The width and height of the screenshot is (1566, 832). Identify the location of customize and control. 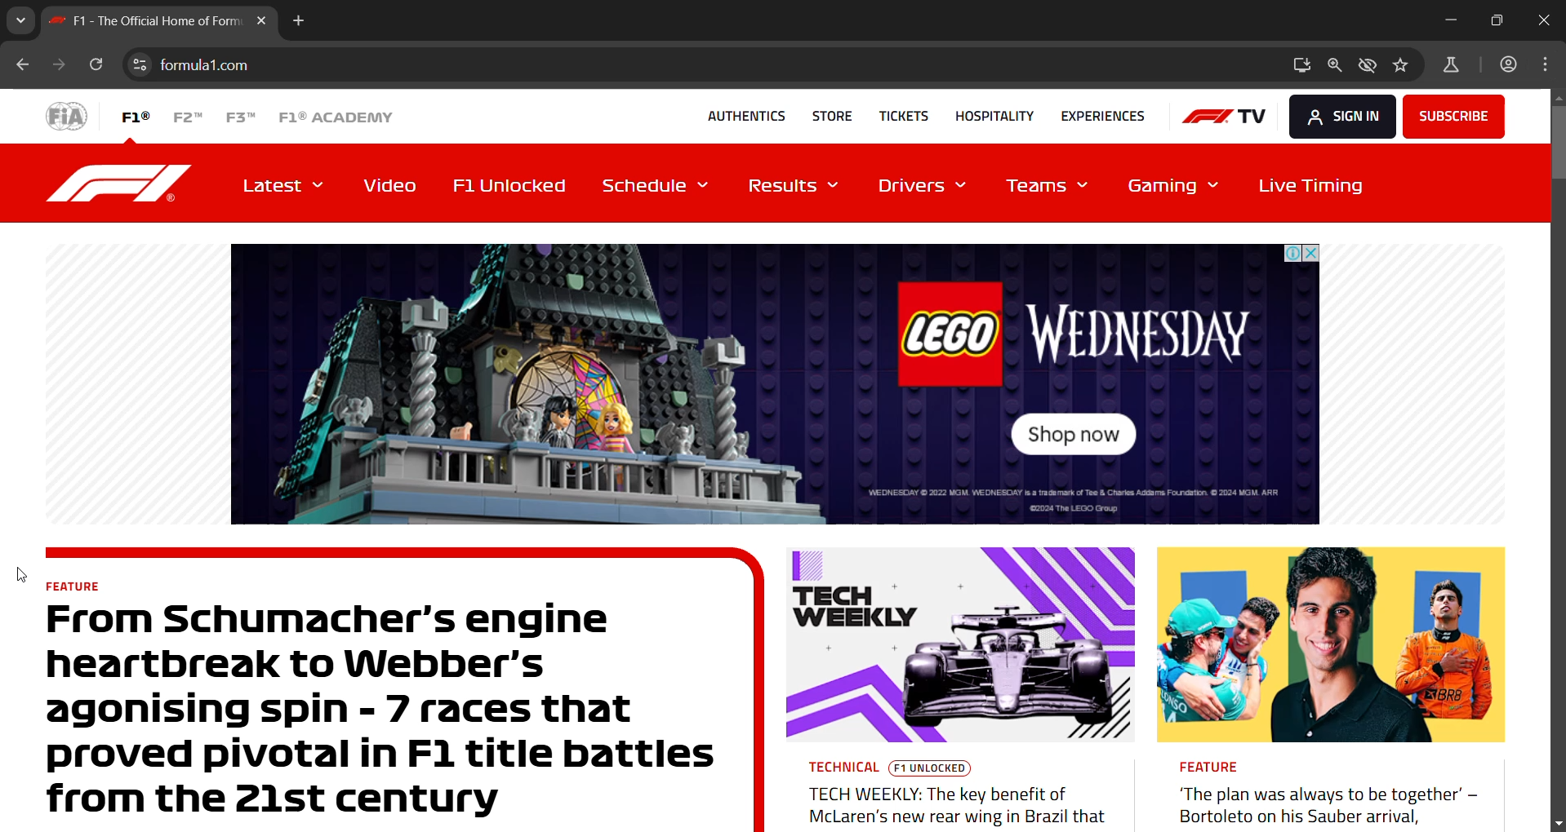
(1550, 64).